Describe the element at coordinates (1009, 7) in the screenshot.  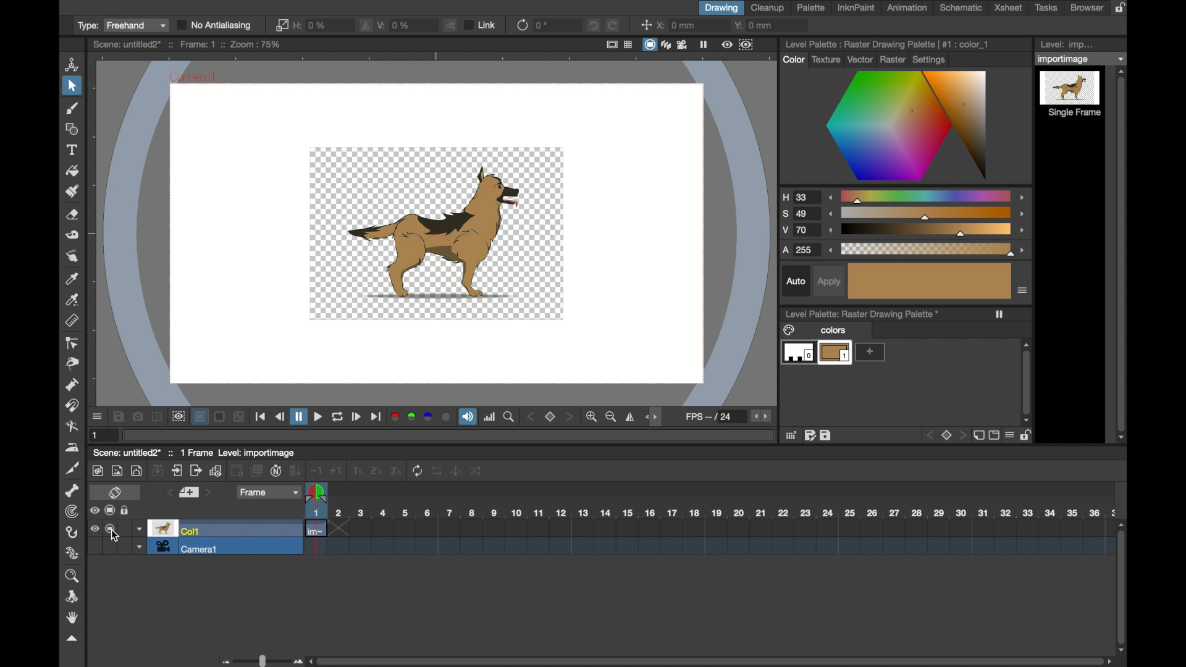
I see `xsheet` at that location.